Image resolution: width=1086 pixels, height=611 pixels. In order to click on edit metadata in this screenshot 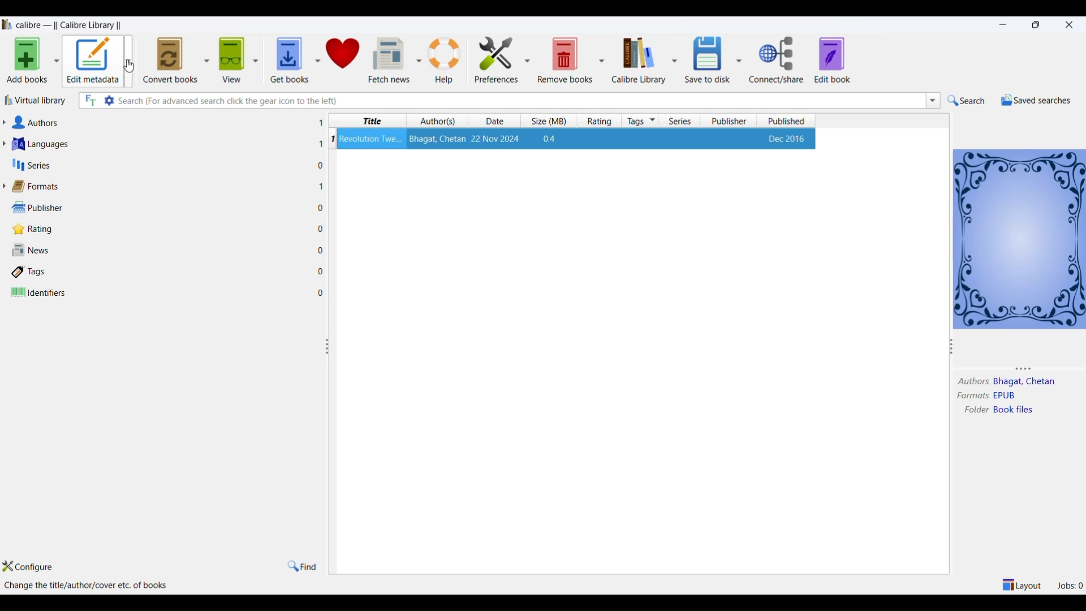, I will do `click(93, 61)`.